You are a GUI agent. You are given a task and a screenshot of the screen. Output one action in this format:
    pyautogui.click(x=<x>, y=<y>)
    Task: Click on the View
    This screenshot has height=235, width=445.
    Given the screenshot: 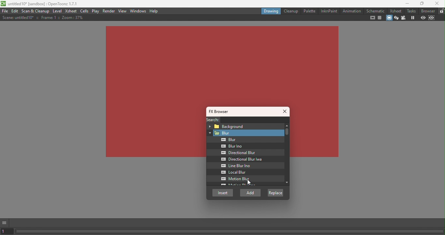 What is the action you would take?
    pyautogui.click(x=123, y=10)
    